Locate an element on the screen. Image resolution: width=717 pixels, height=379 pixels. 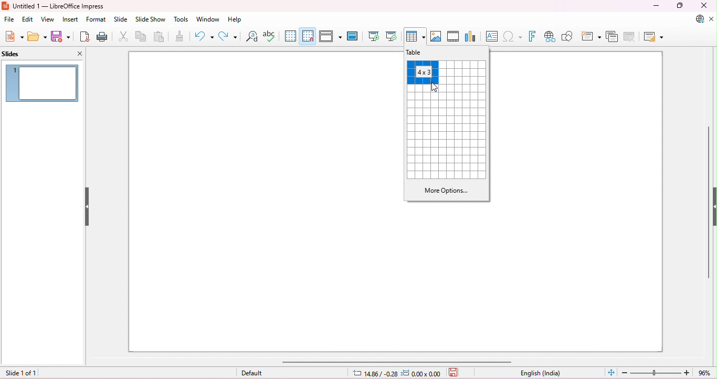
hide/show is located at coordinates (87, 207).